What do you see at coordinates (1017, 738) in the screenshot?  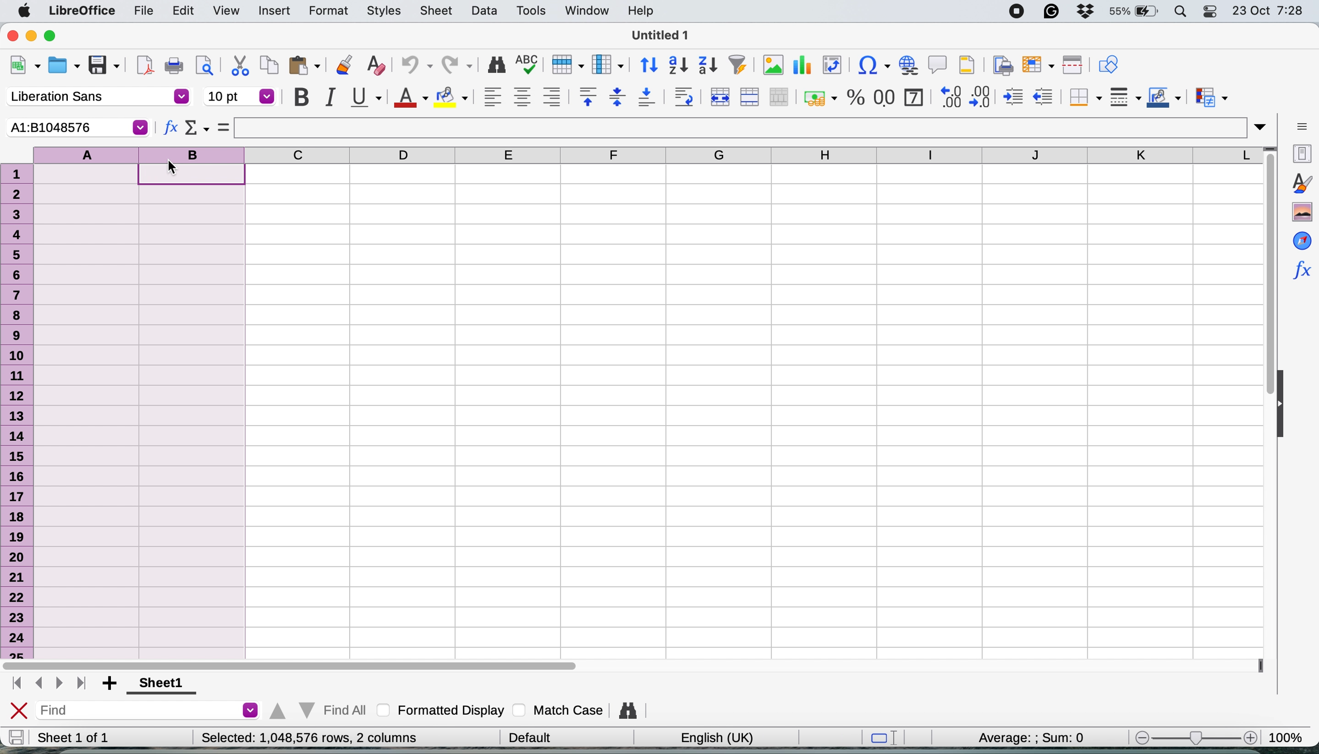 I see `average and sum` at bounding box center [1017, 738].